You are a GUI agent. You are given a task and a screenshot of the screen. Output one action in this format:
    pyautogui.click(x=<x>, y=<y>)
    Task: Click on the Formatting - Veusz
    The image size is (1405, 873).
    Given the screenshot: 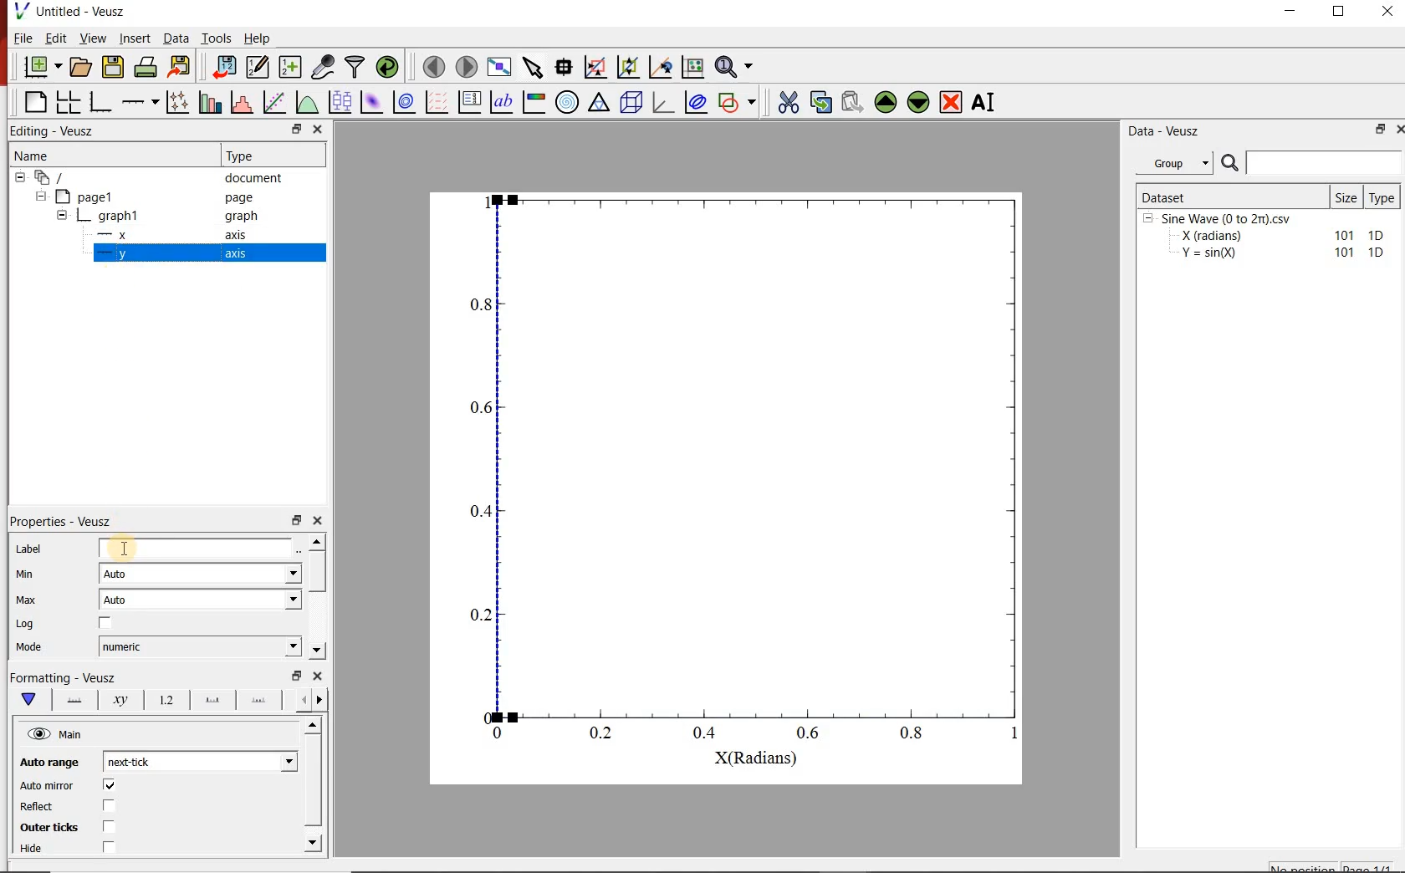 What is the action you would take?
    pyautogui.click(x=63, y=676)
    